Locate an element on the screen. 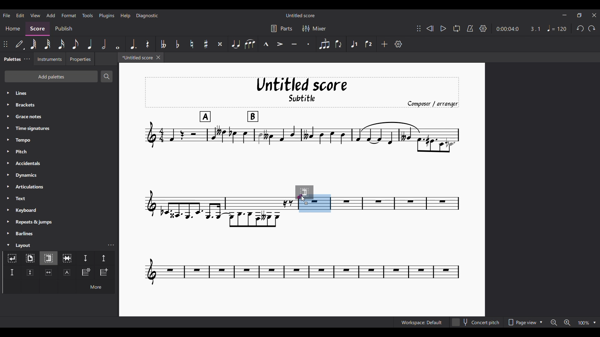 The image size is (600, 337). Rest is located at coordinates (148, 44).